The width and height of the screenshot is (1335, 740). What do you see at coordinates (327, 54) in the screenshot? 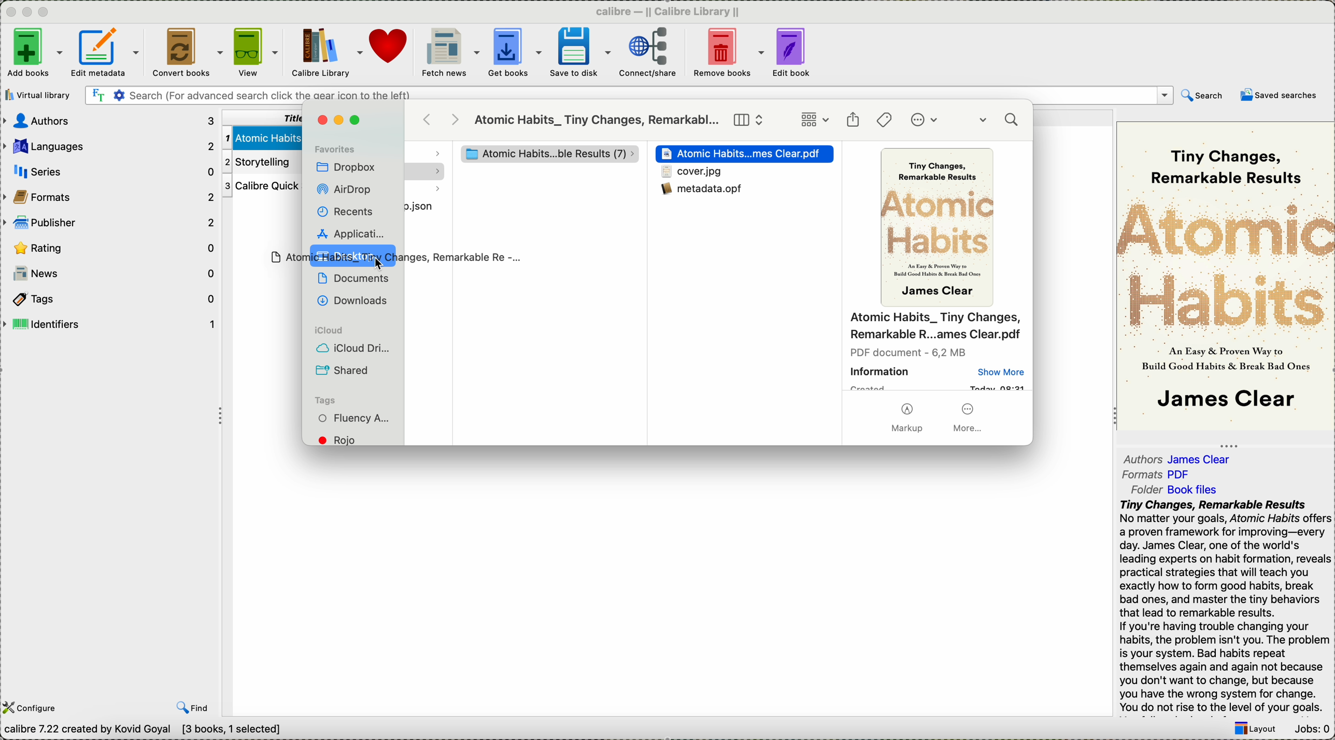
I see `calibre library` at bounding box center [327, 54].